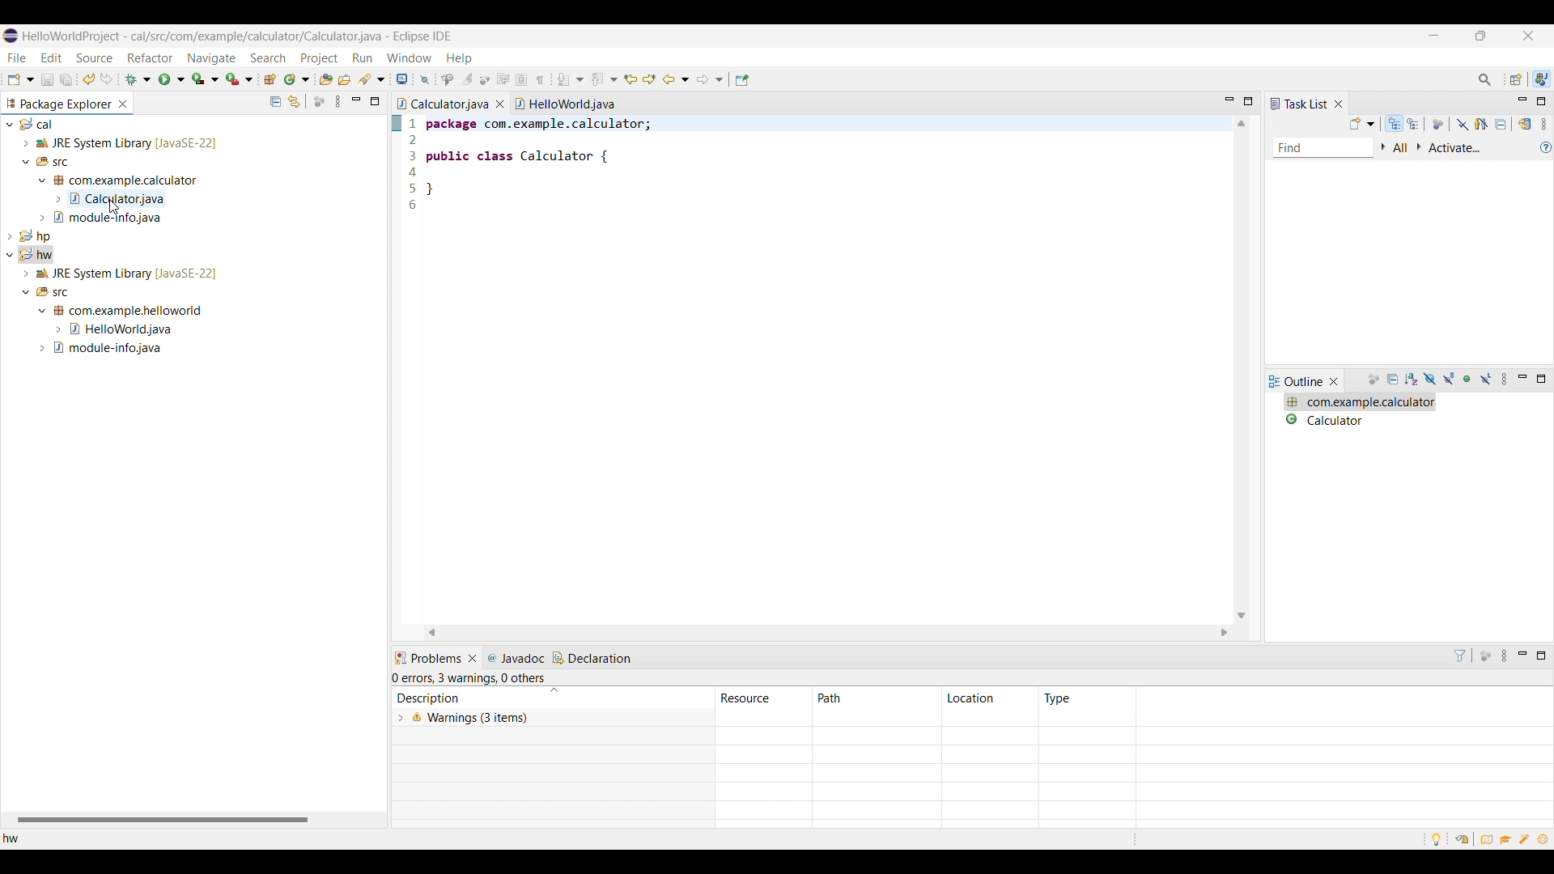 This screenshot has height=874, width=1554. I want to click on View menu, so click(1543, 124).